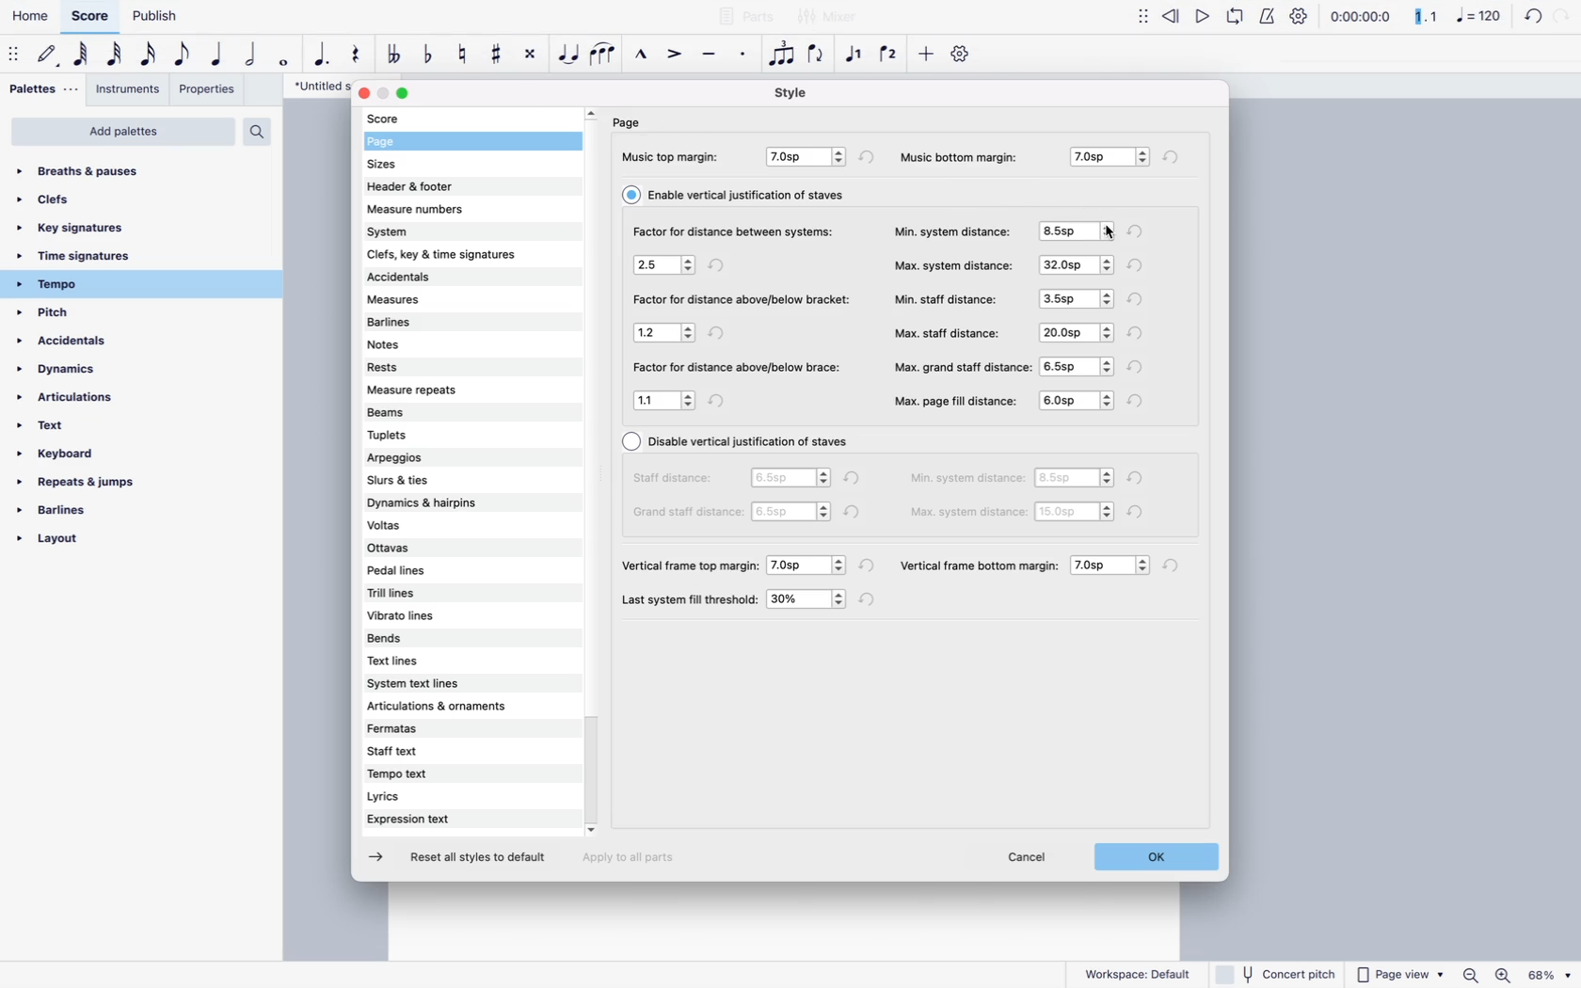  What do you see at coordinates (127, 88) in the screenshot?
I see `instruments` at bounding box center [127, 88].